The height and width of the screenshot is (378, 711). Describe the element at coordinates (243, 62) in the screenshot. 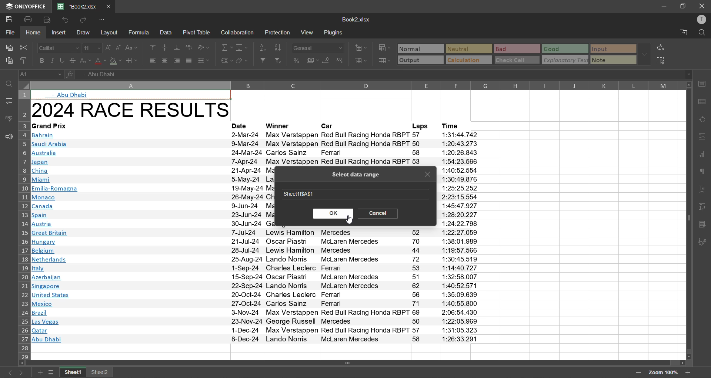

I see `clear` at that location.